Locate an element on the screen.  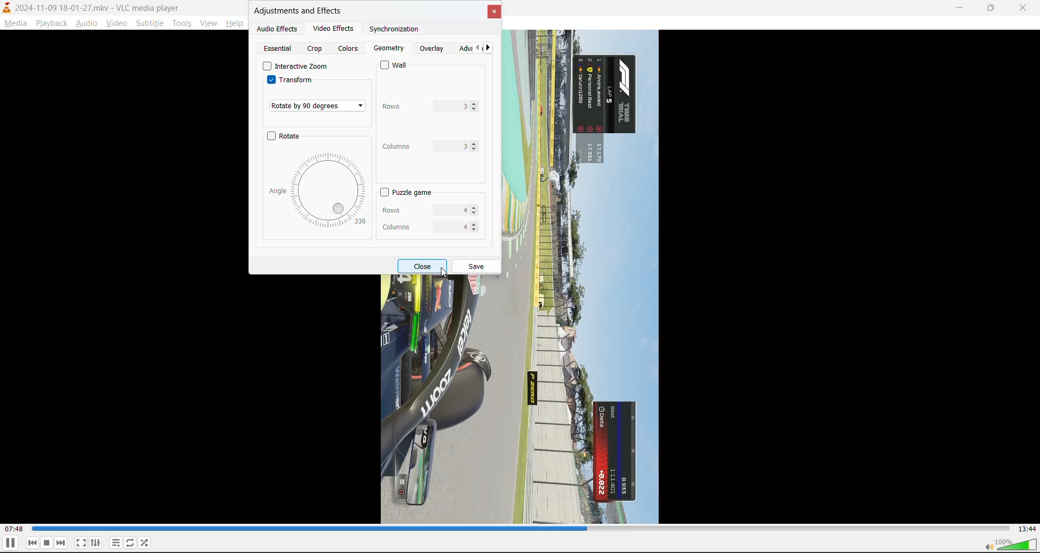
pause is located at coordinates (10, 543).